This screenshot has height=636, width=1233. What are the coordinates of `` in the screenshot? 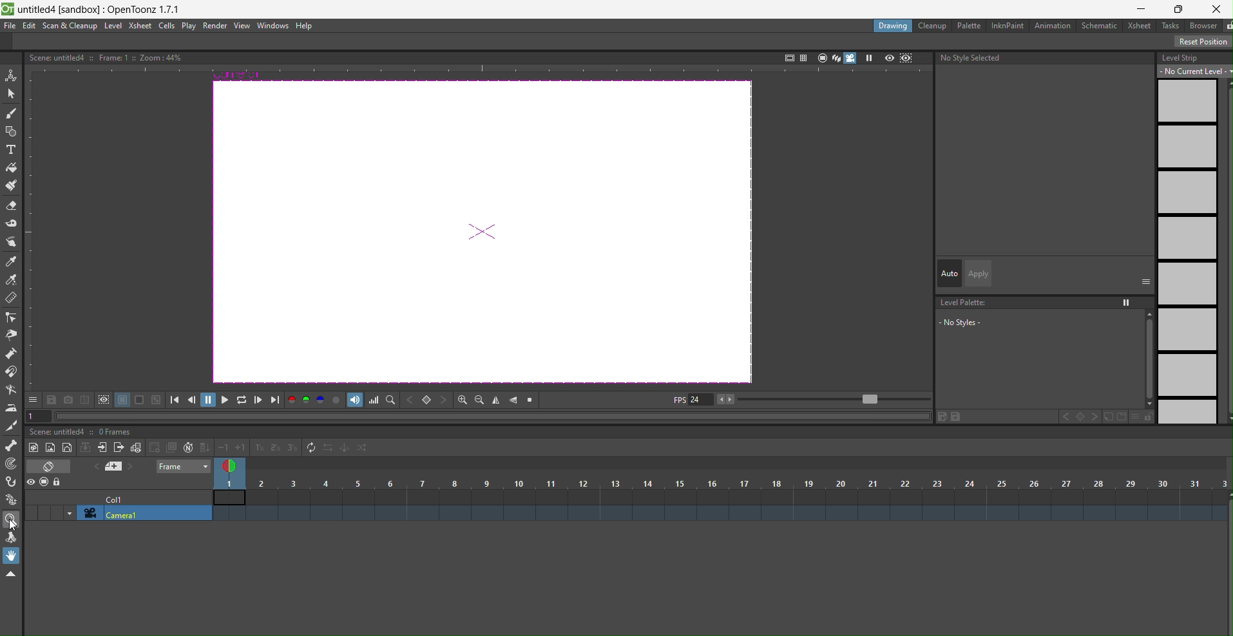 It's located at (10, 77).